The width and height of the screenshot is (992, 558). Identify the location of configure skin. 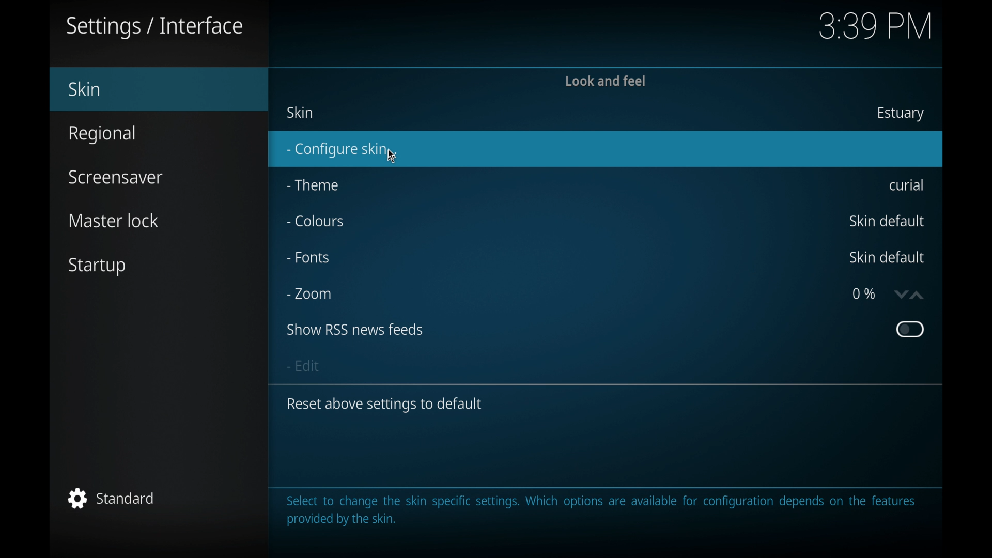
(607, 149).